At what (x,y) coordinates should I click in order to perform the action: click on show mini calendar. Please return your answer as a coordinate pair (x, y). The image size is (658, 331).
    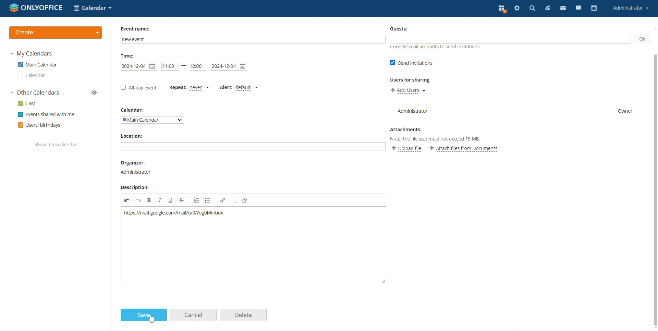
    Looking at the image, I should click on (56, 145).